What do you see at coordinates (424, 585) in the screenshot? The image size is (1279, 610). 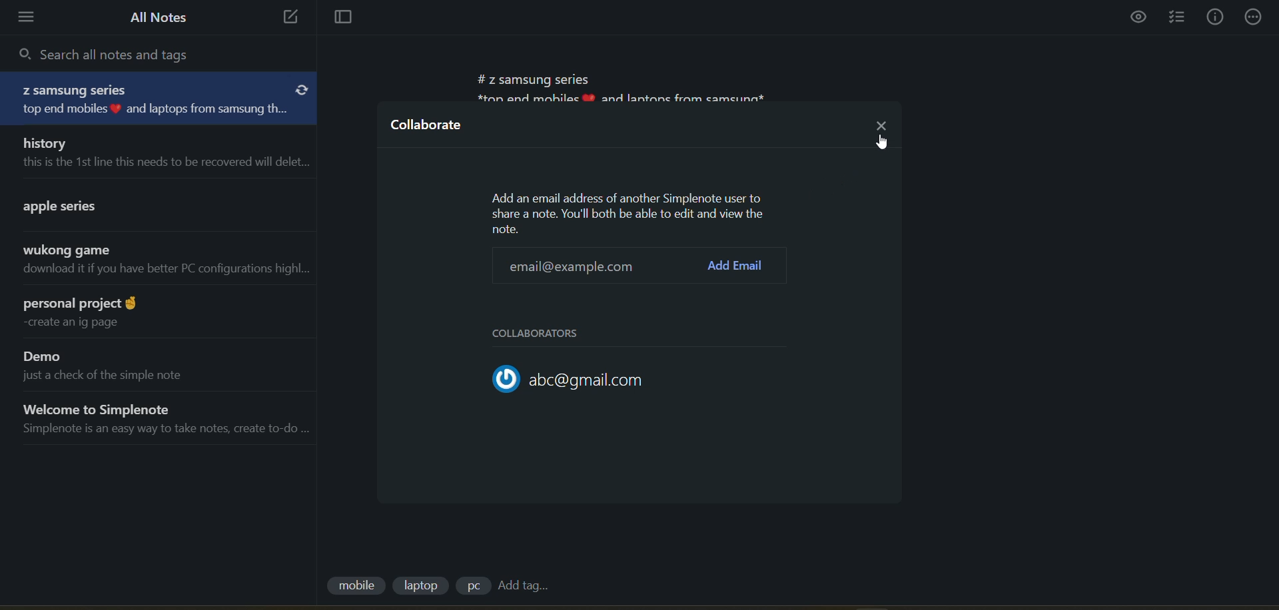 I see `tag 2` at bounding box center [424, 585].